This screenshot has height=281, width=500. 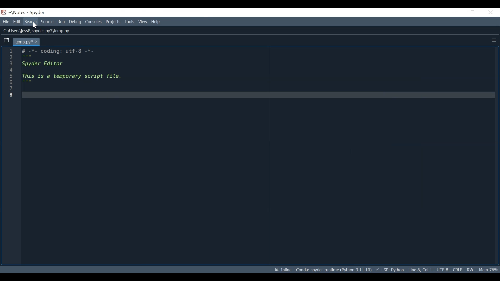 What do you see at coordinates (76, 22) in the screenshot?
I see `Debug` at bounding box center [76, 22].